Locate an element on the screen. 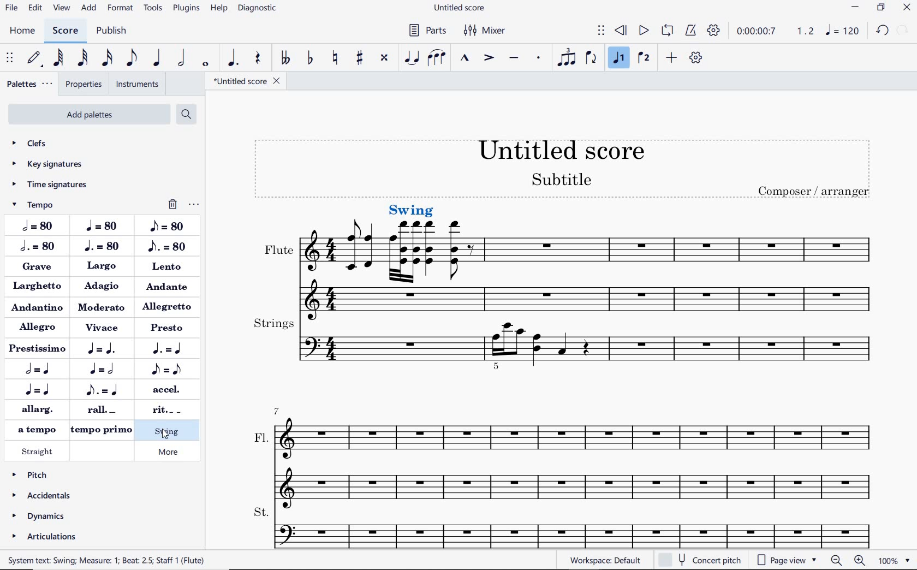 This screenshot has height=570, width=917. zoom factor is located at coordinates (895, 560).